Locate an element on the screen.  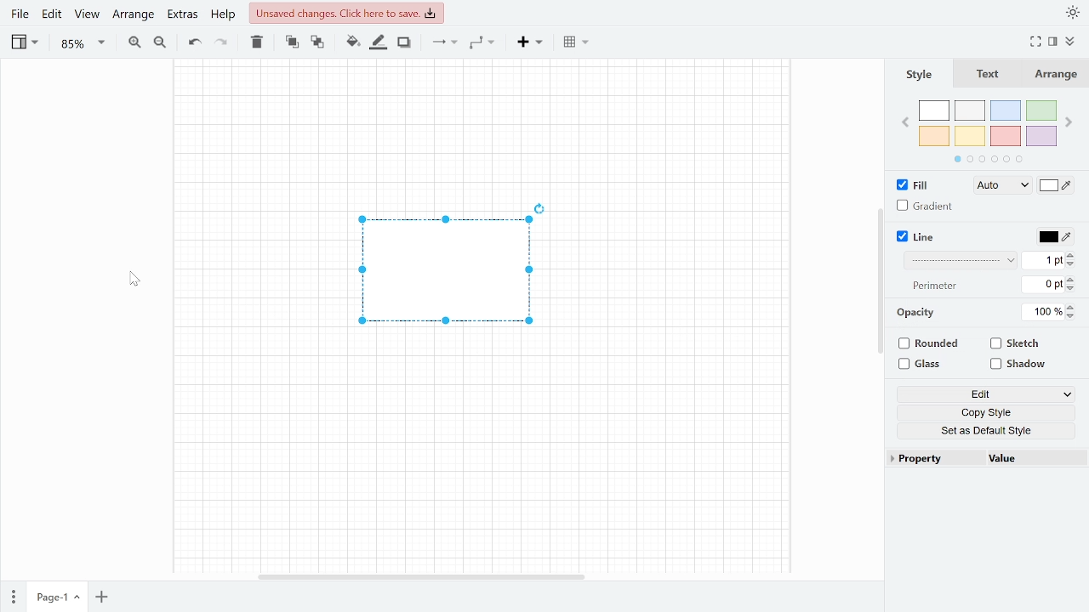
Add page is located at coordinates (100, 598).